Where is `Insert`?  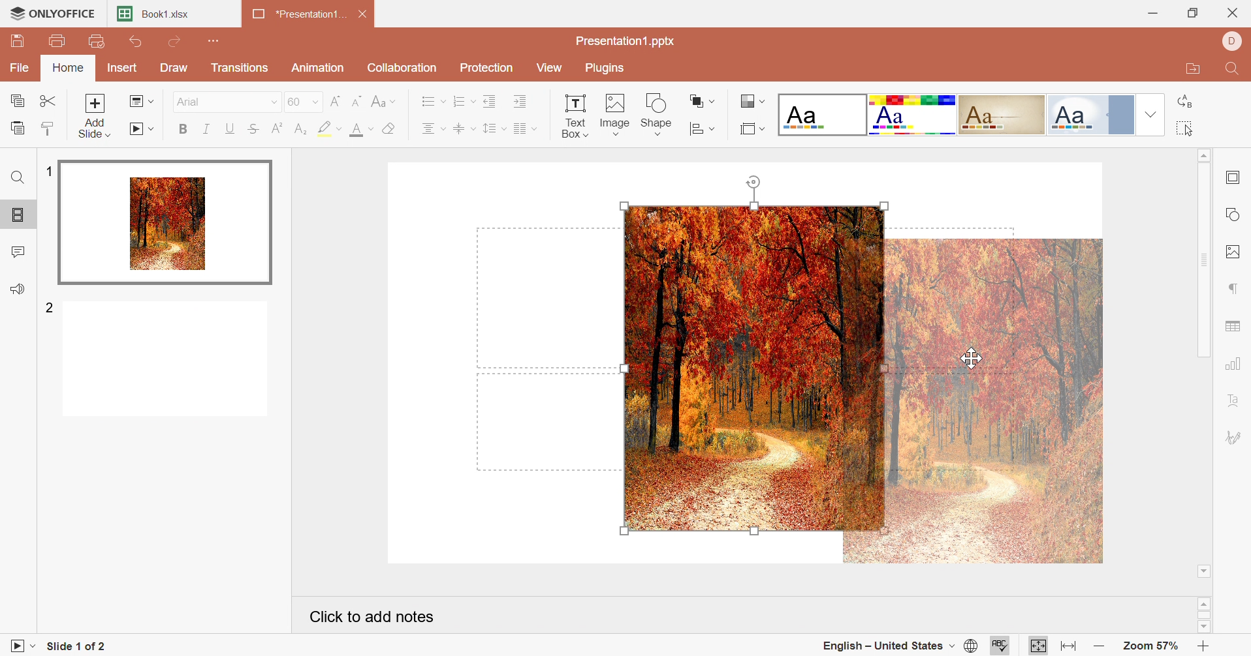
Insert is located at coordinates (121, 69).